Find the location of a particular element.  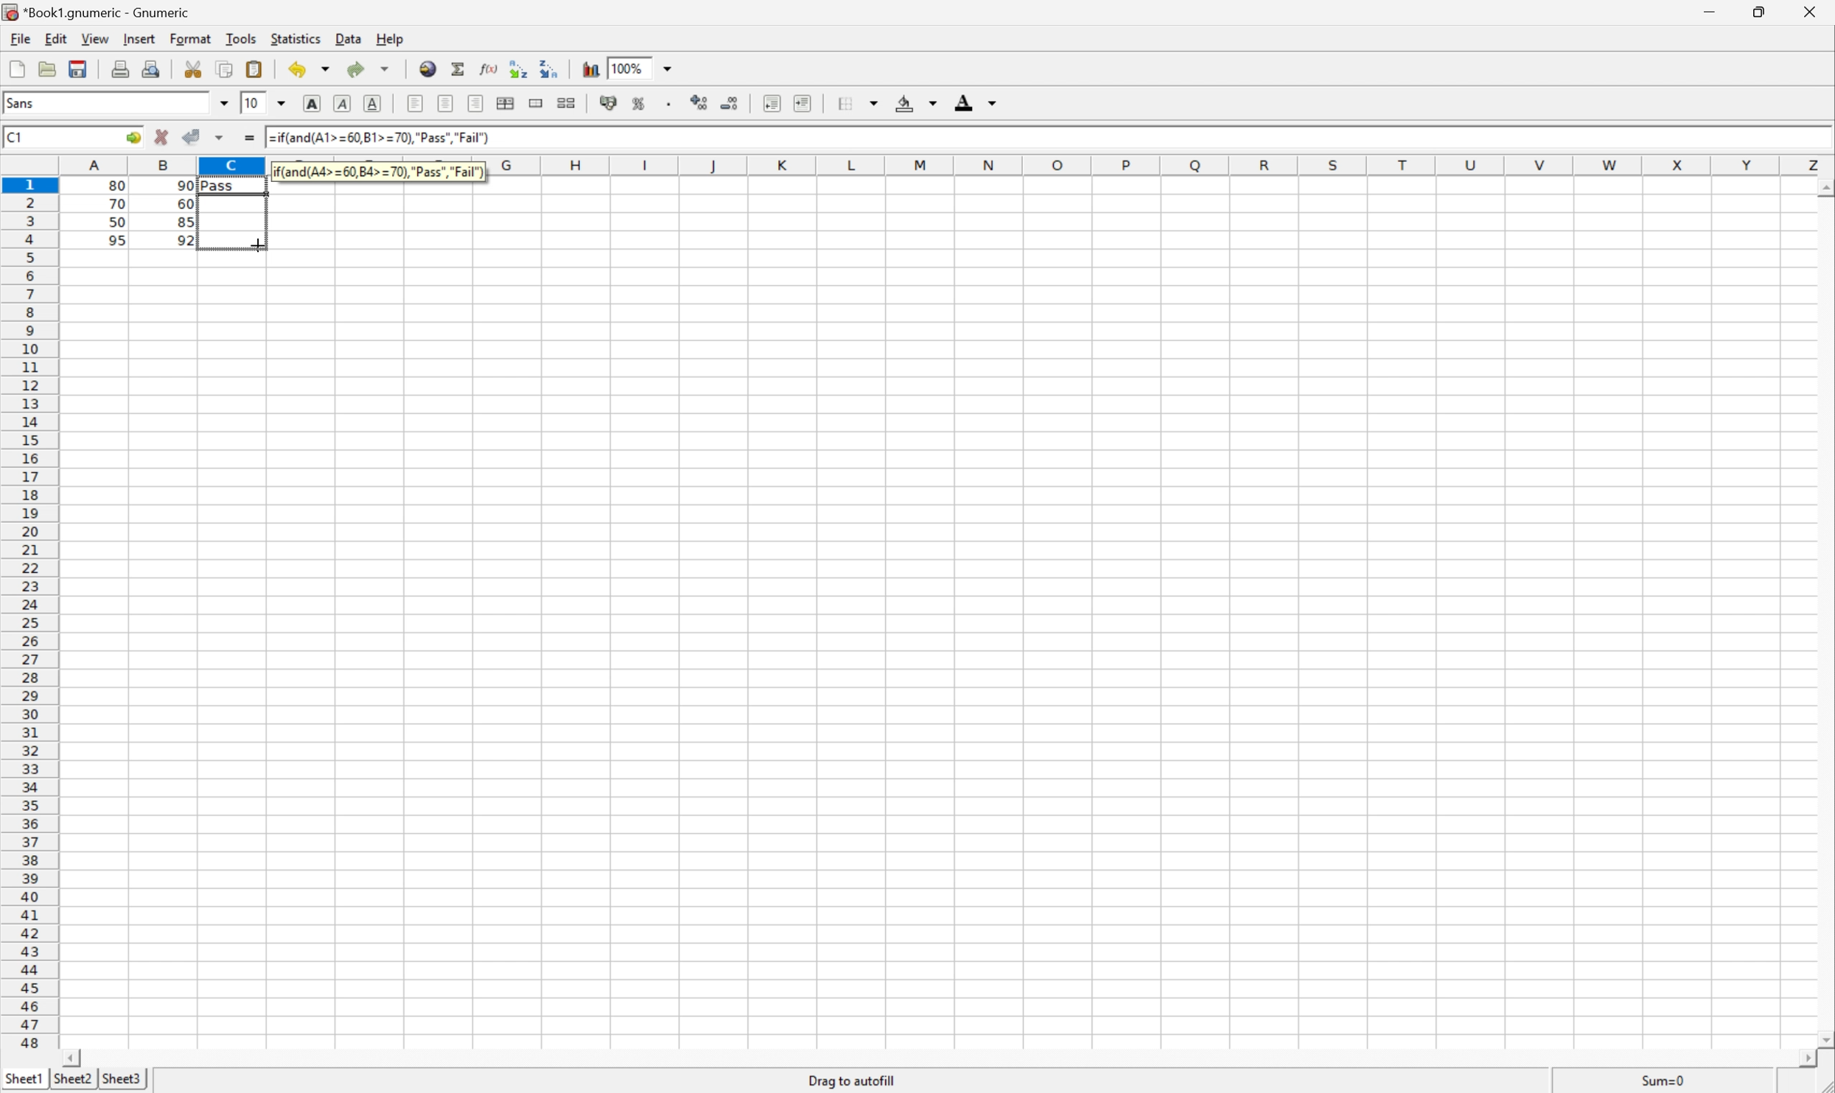

Drop Down is located at coordinates (286, 103).